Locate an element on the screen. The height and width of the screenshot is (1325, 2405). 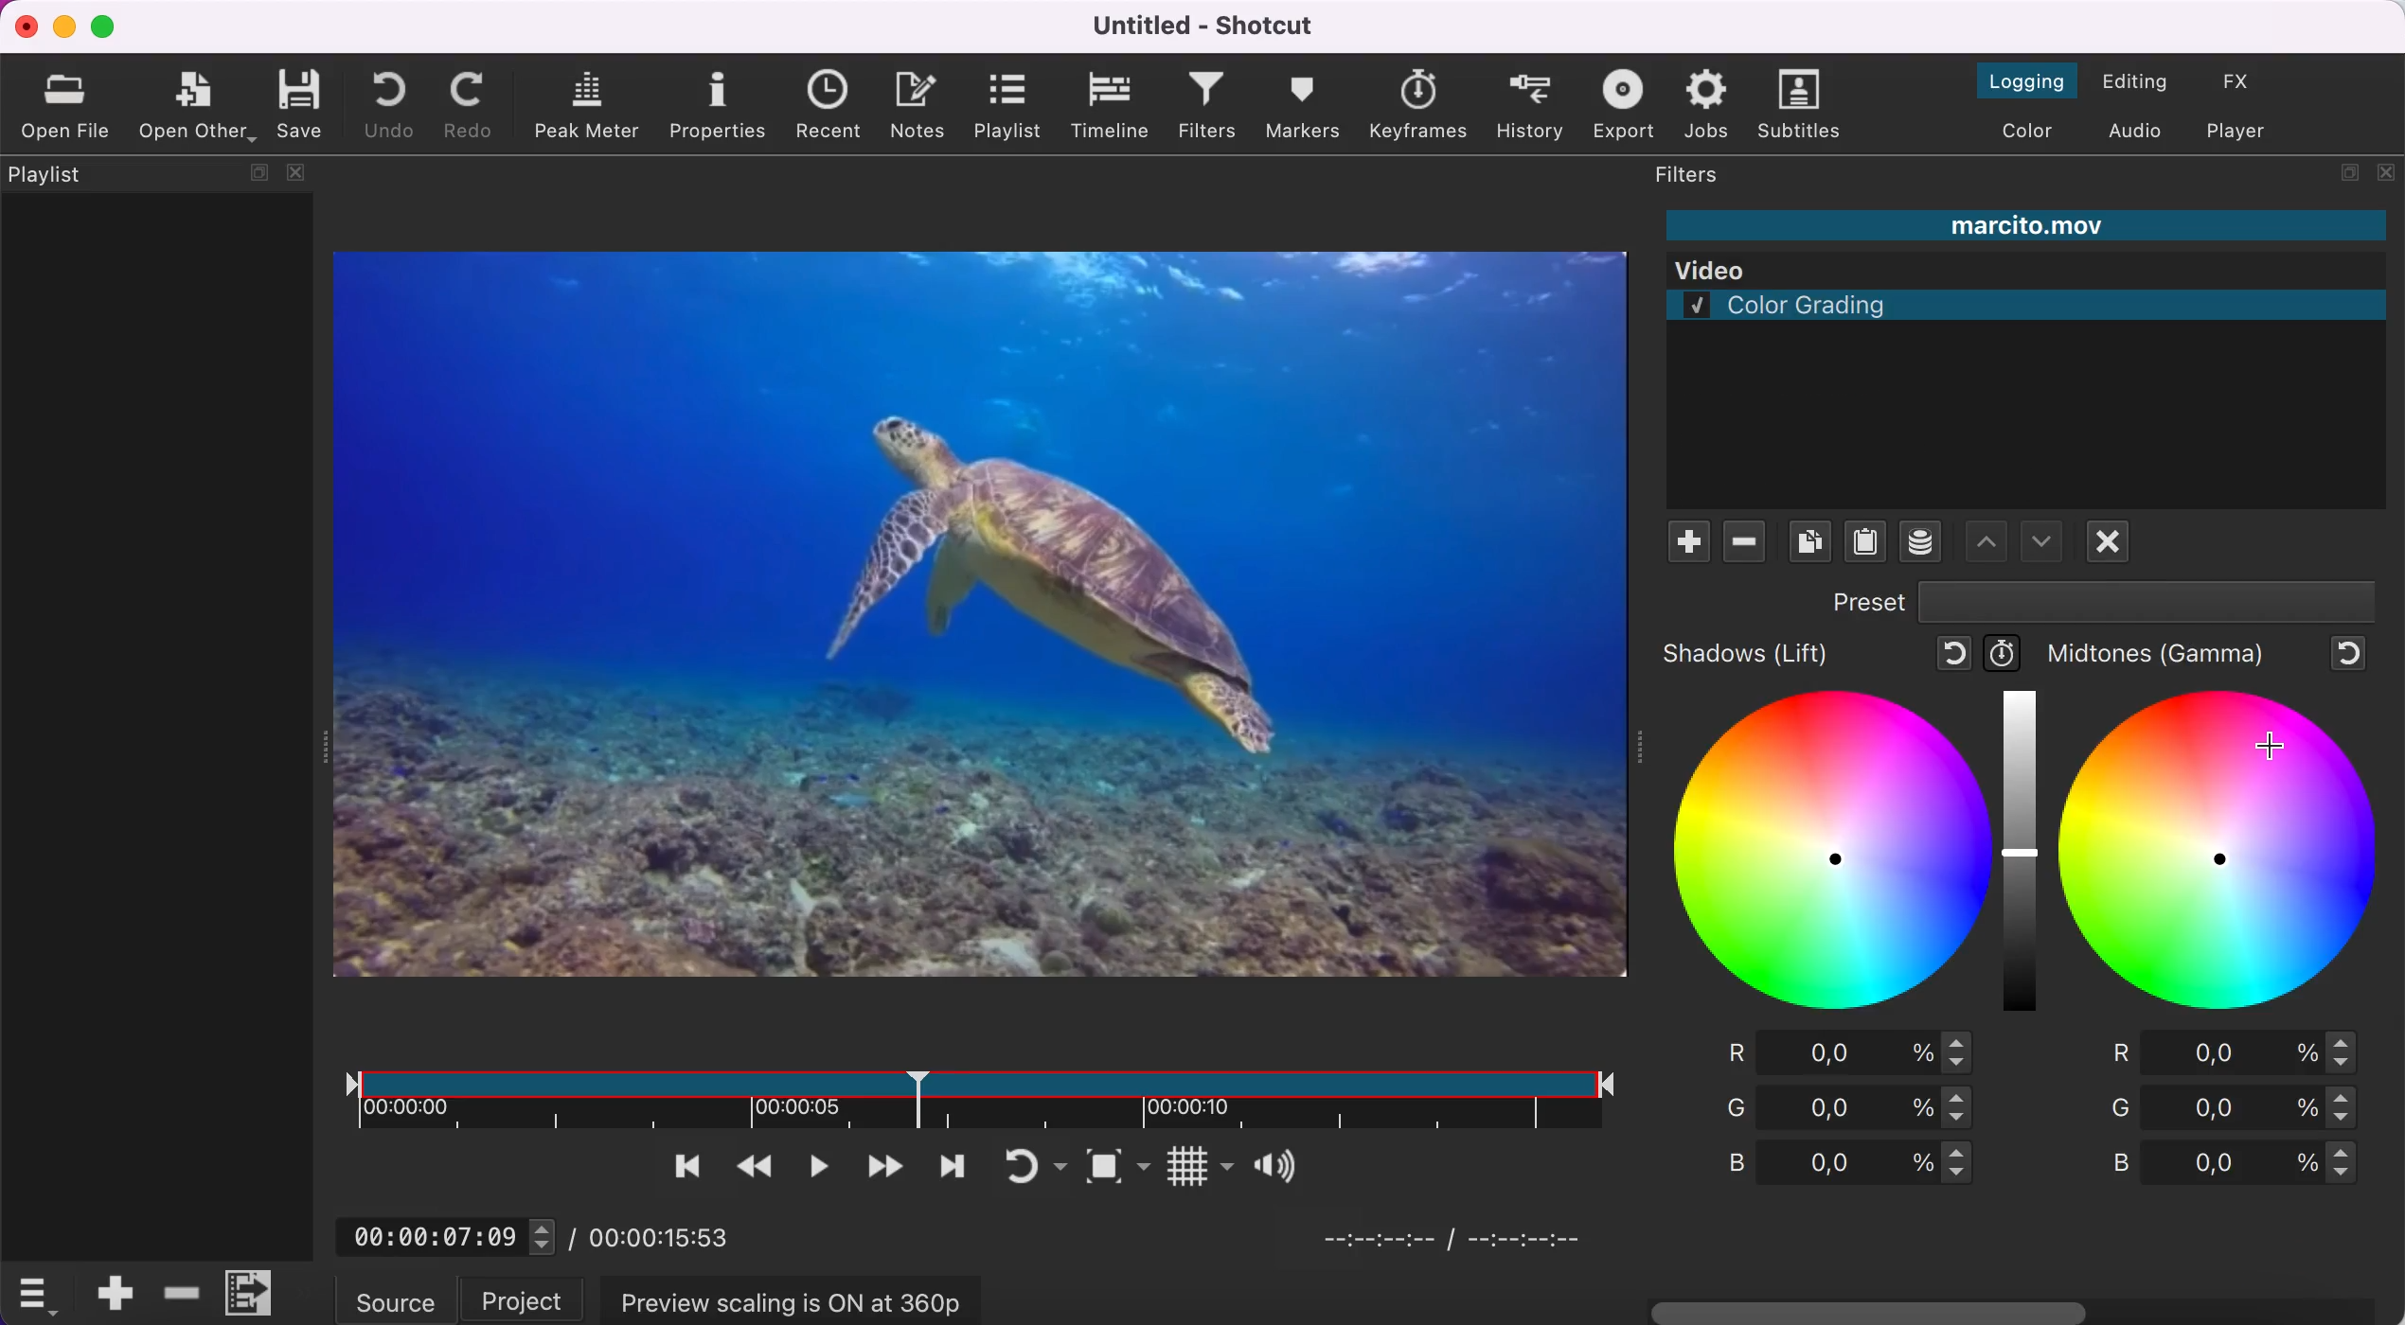
delete ripple is located at coordinates (179, 1295).